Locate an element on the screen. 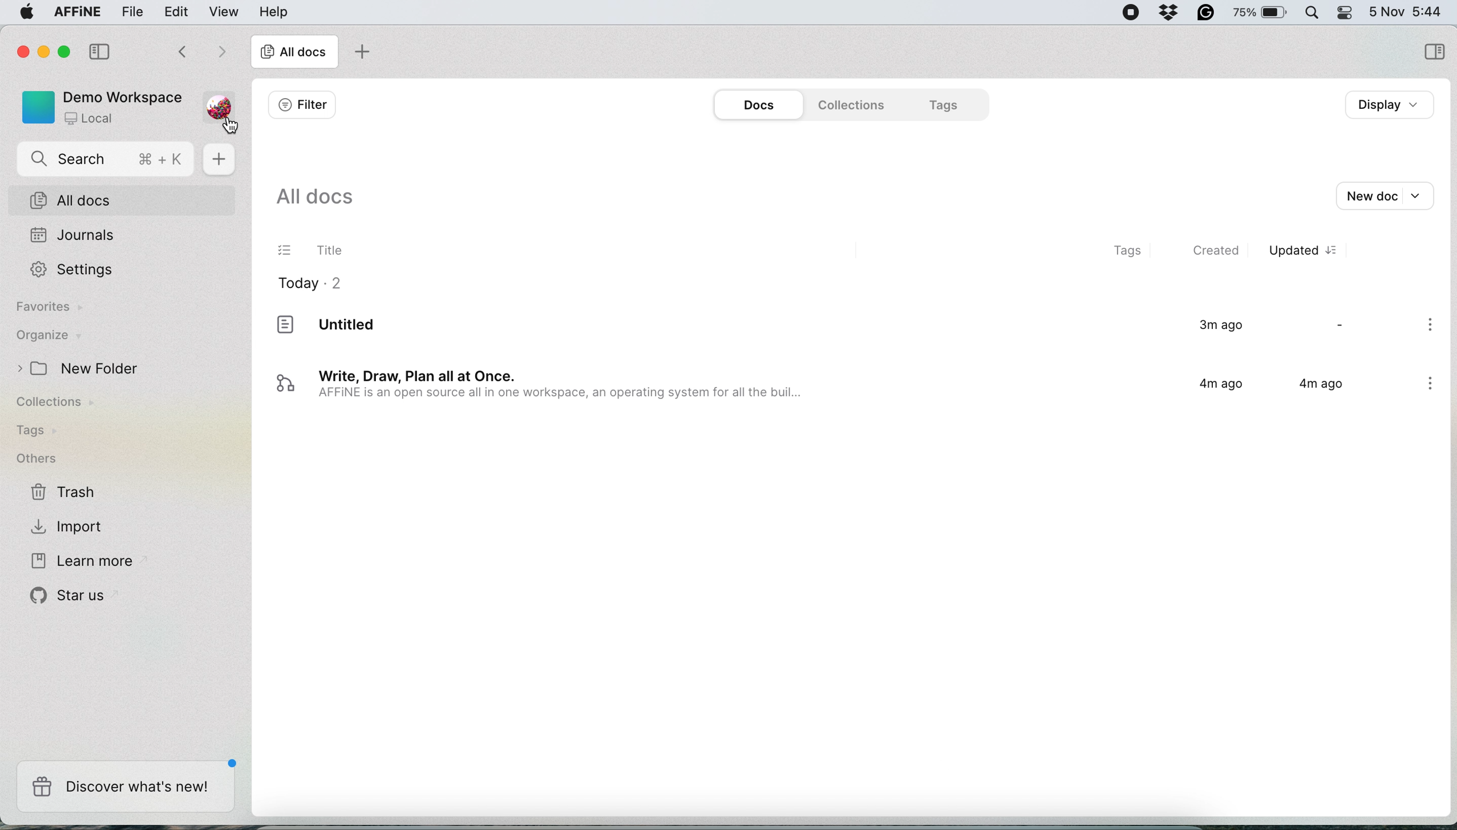 Image resolution: width=1457 pixels, height=830 pixels. control center is located at coordinates (1343, 13).